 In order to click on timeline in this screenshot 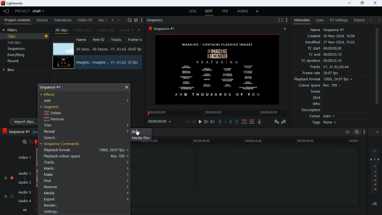, I will do `click(258, 142)`.